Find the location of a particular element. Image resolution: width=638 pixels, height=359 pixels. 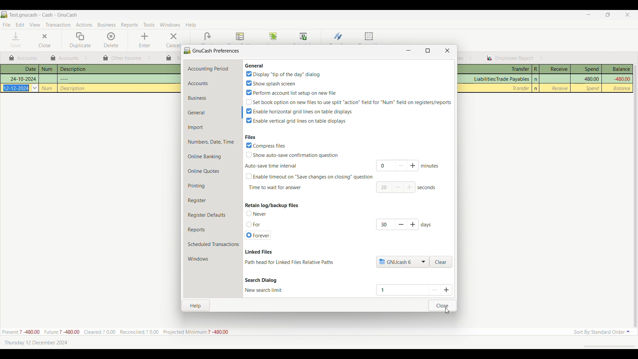

close is located at coordinates (448, 50).